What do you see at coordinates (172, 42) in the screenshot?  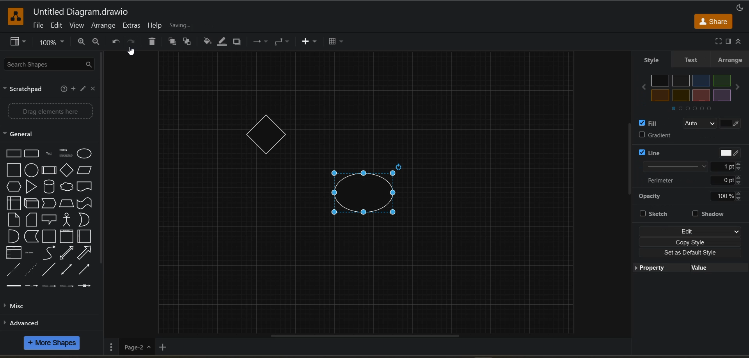 I see `to front` at bounding box center [172, 42].